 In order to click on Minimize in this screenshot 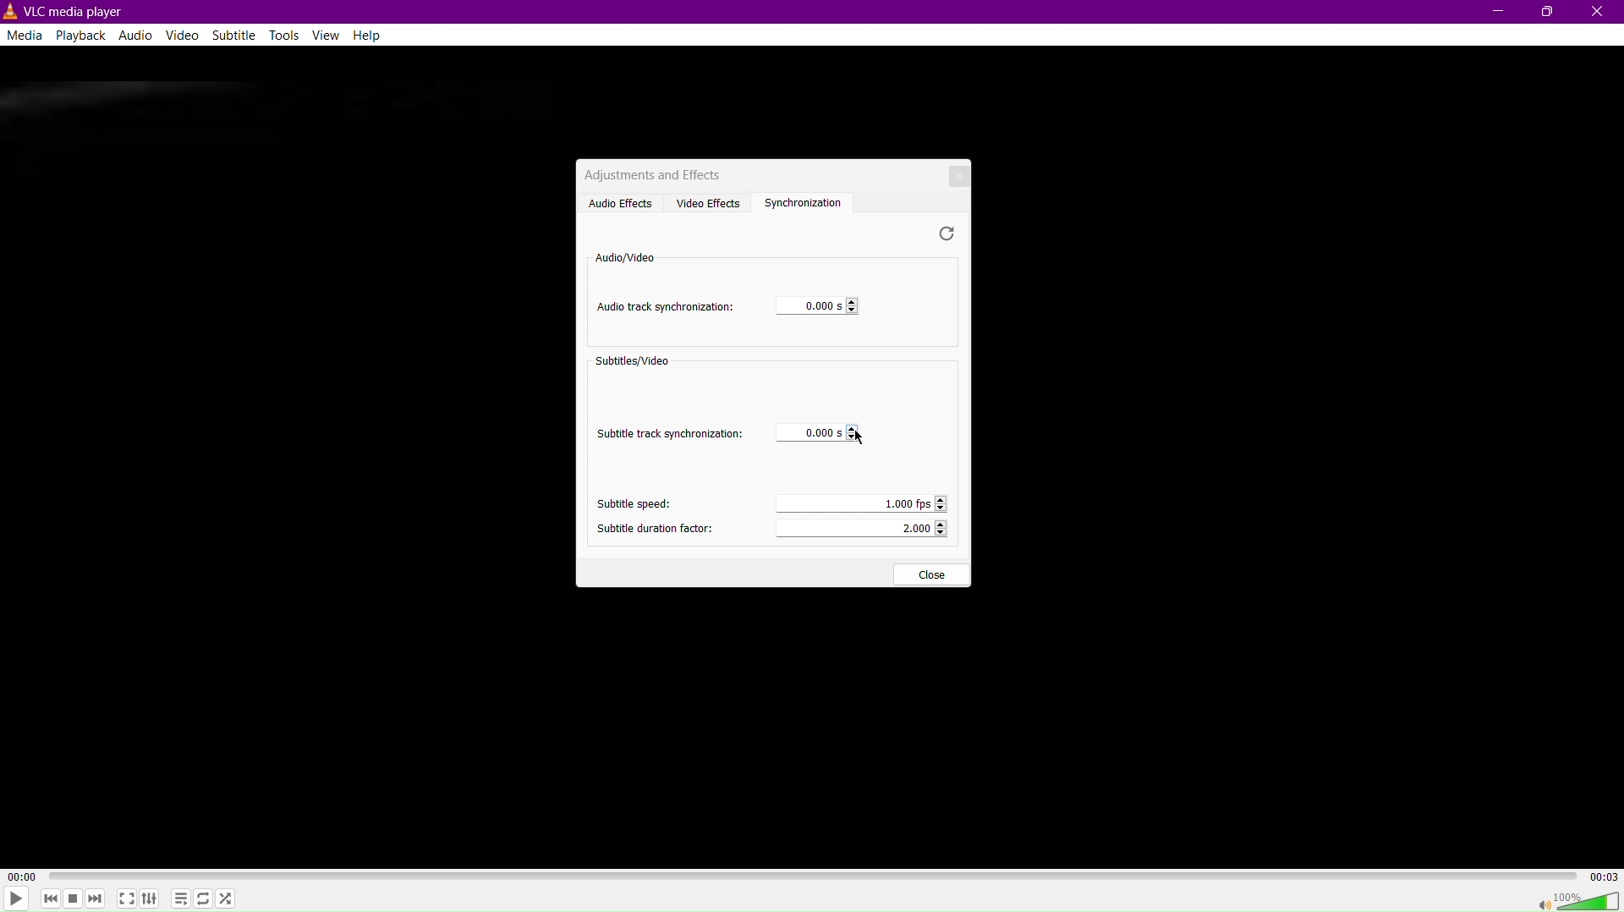, I will do `click(1494, 13)`.